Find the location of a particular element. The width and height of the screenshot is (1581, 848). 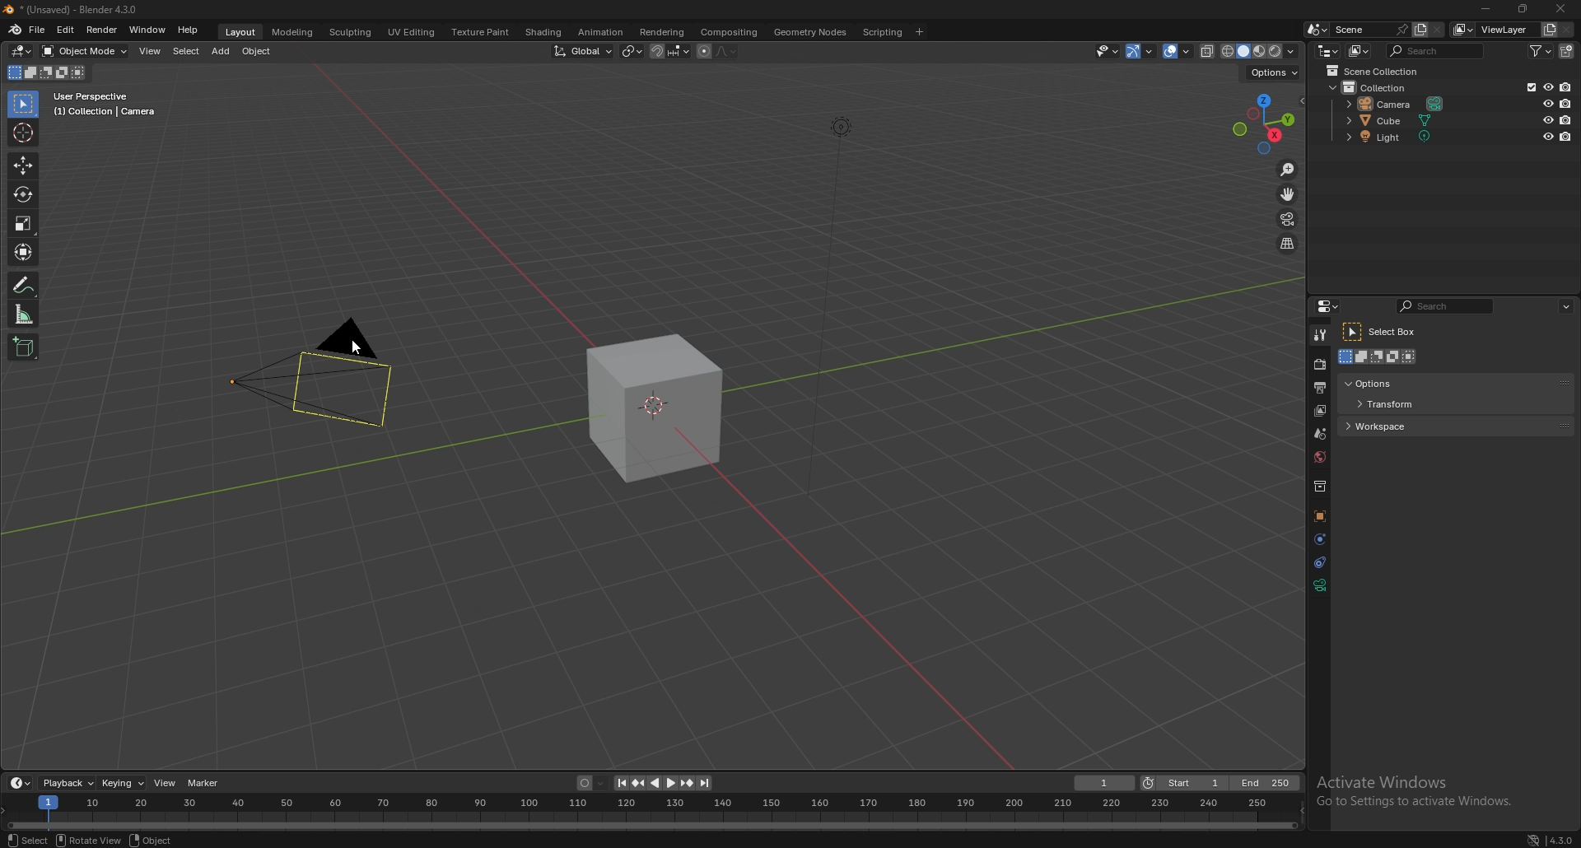

camera view is located at coordinates (1288, 218).